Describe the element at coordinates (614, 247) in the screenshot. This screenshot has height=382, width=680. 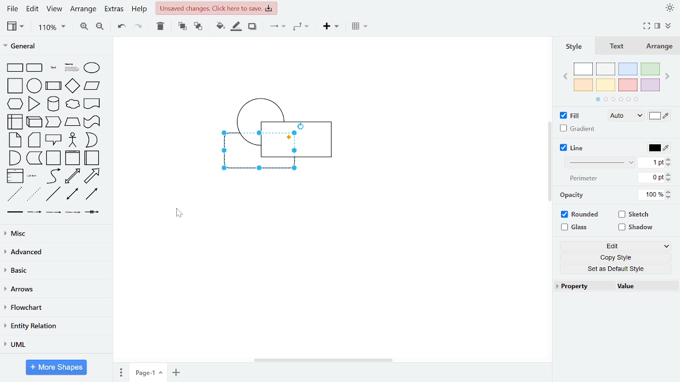
I see `edit` at that location.